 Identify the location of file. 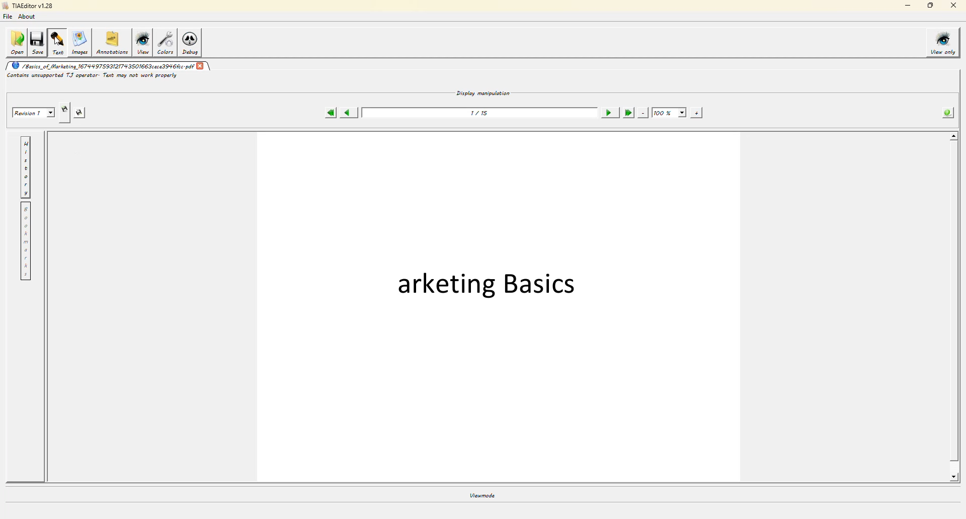
(10, 18).